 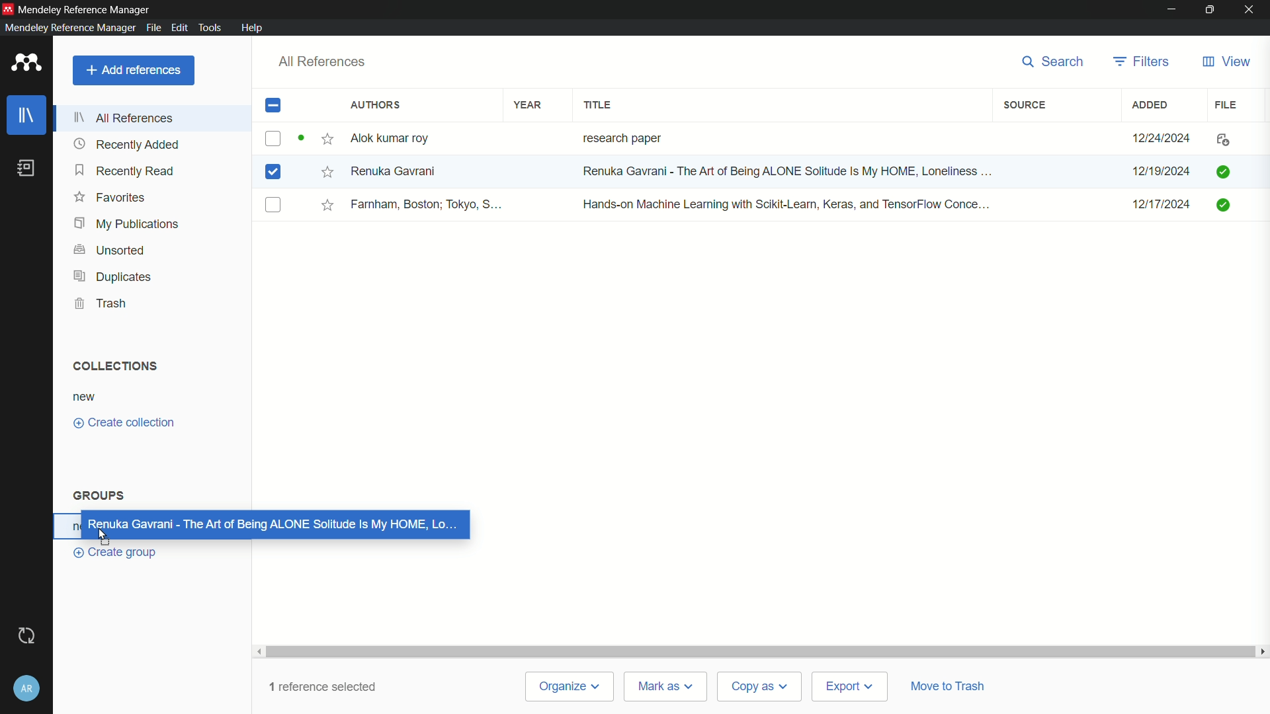 What do you see at coordinates (1164, 138) in the screenshot?
I see `Date` at bounding box center [1164, 138].